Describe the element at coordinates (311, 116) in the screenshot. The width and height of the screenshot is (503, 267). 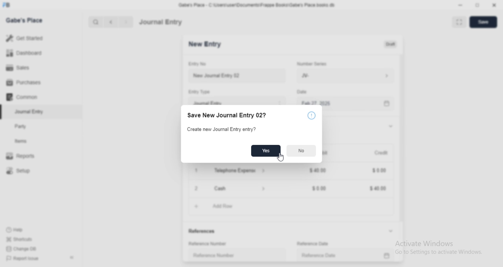
I see `Icon` at that location.